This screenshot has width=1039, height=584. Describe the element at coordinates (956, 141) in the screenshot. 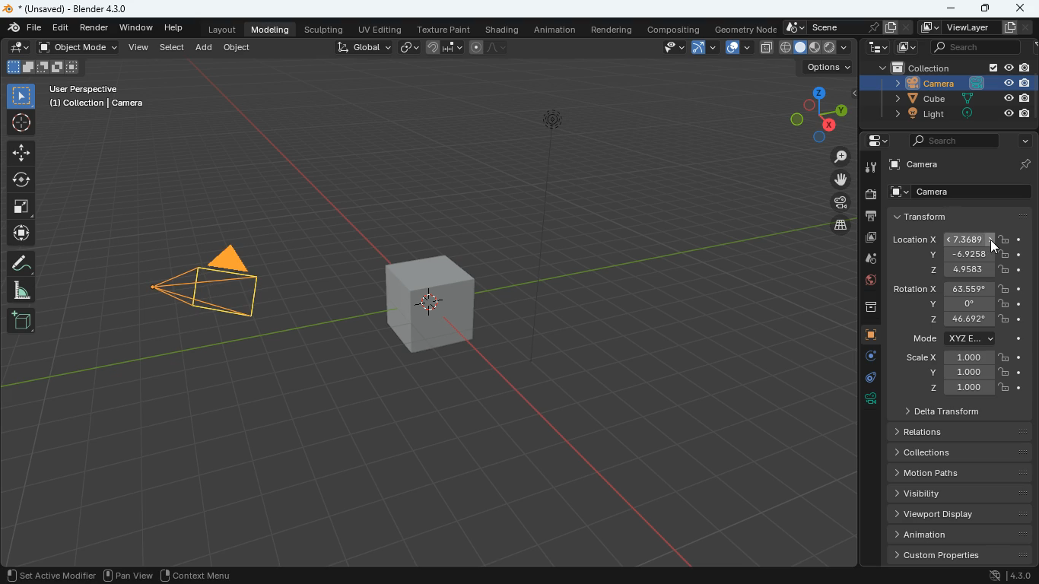

I see `search` at that location.